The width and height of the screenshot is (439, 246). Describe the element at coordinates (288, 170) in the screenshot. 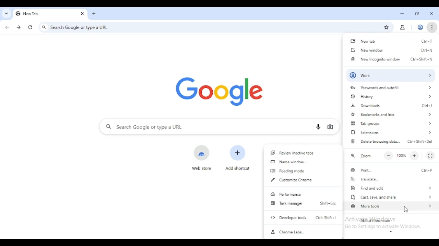

I see `reading mode` at that location.